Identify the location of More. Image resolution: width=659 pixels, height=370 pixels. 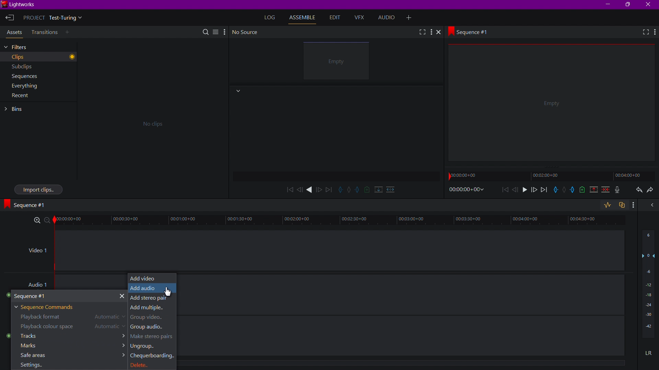
(655, 32).